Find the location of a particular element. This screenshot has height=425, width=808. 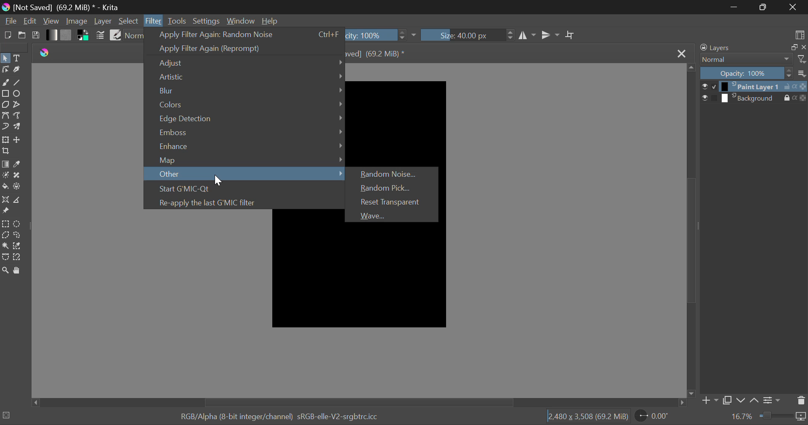

Circular Selection is located at coordinates (19, 224).